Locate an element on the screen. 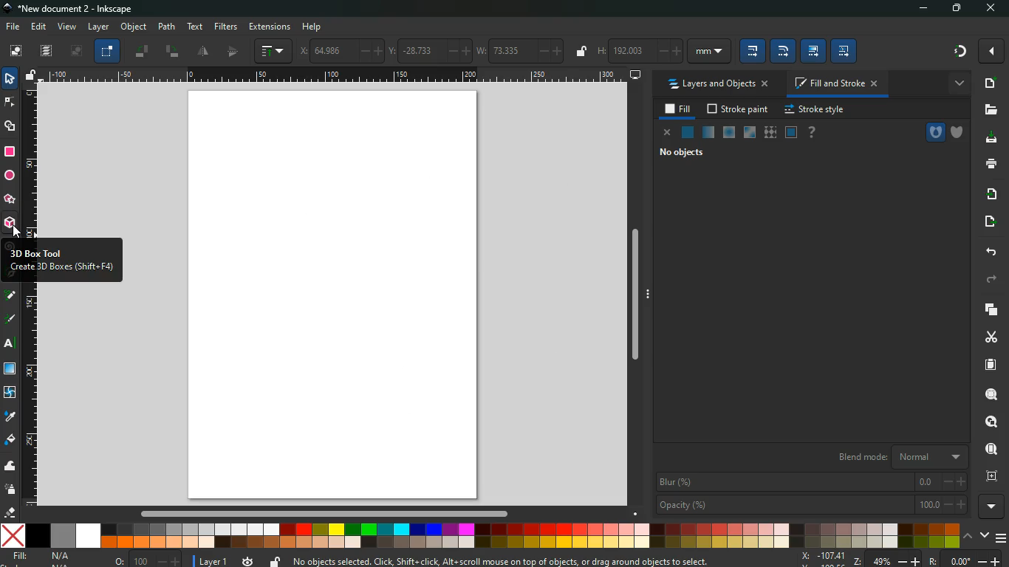  graph is located at coordinates (274, 51).